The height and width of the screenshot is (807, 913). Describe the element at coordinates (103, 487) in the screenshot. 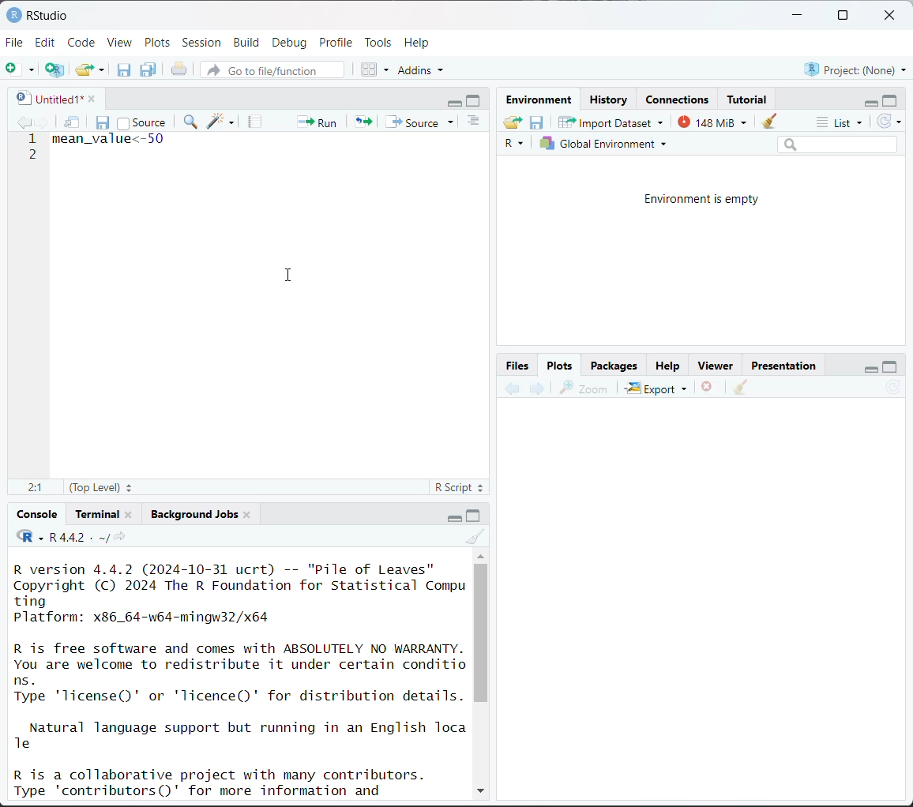

I see `(top level)` at that location.